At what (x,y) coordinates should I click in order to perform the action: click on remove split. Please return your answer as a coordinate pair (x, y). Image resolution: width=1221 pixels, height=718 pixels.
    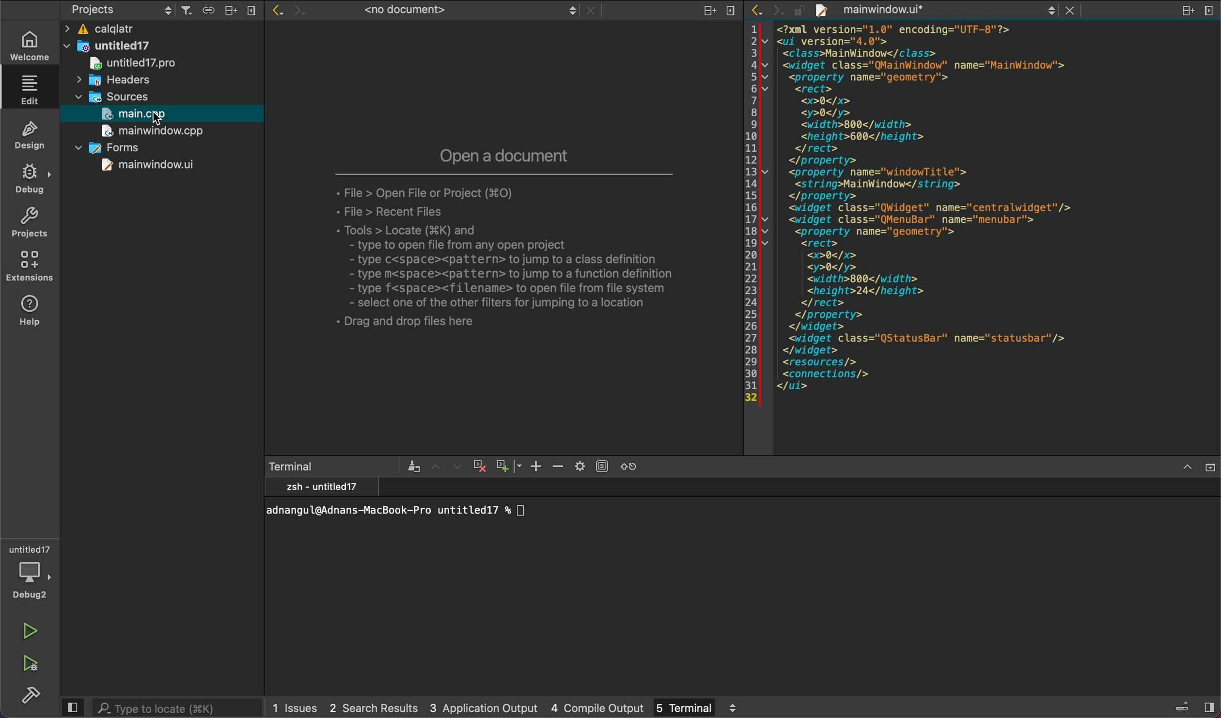
    Looking at the image, I should click on (1208, 11).